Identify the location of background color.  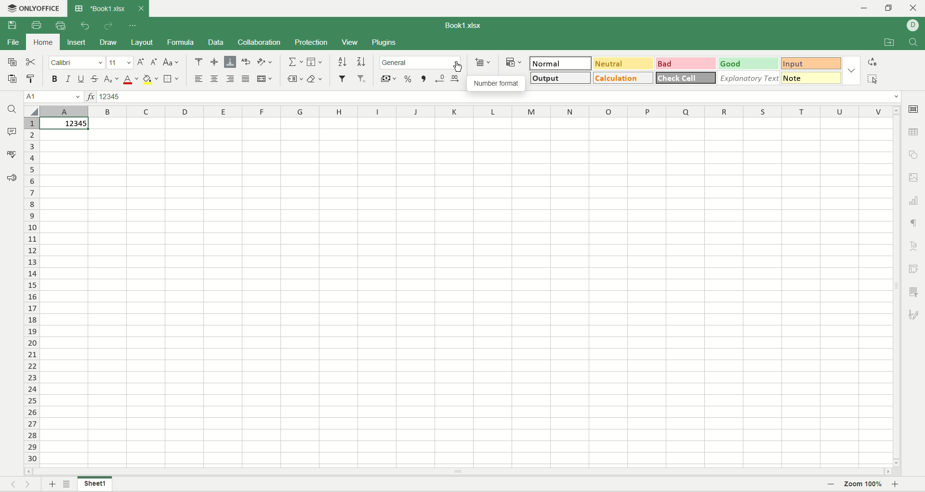
(151, 79).